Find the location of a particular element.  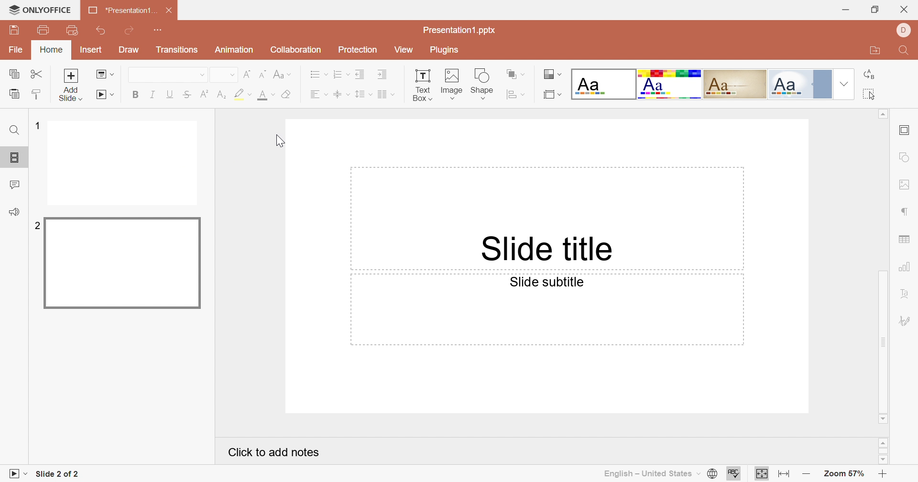

Protection is located at coordinates (358, 50).